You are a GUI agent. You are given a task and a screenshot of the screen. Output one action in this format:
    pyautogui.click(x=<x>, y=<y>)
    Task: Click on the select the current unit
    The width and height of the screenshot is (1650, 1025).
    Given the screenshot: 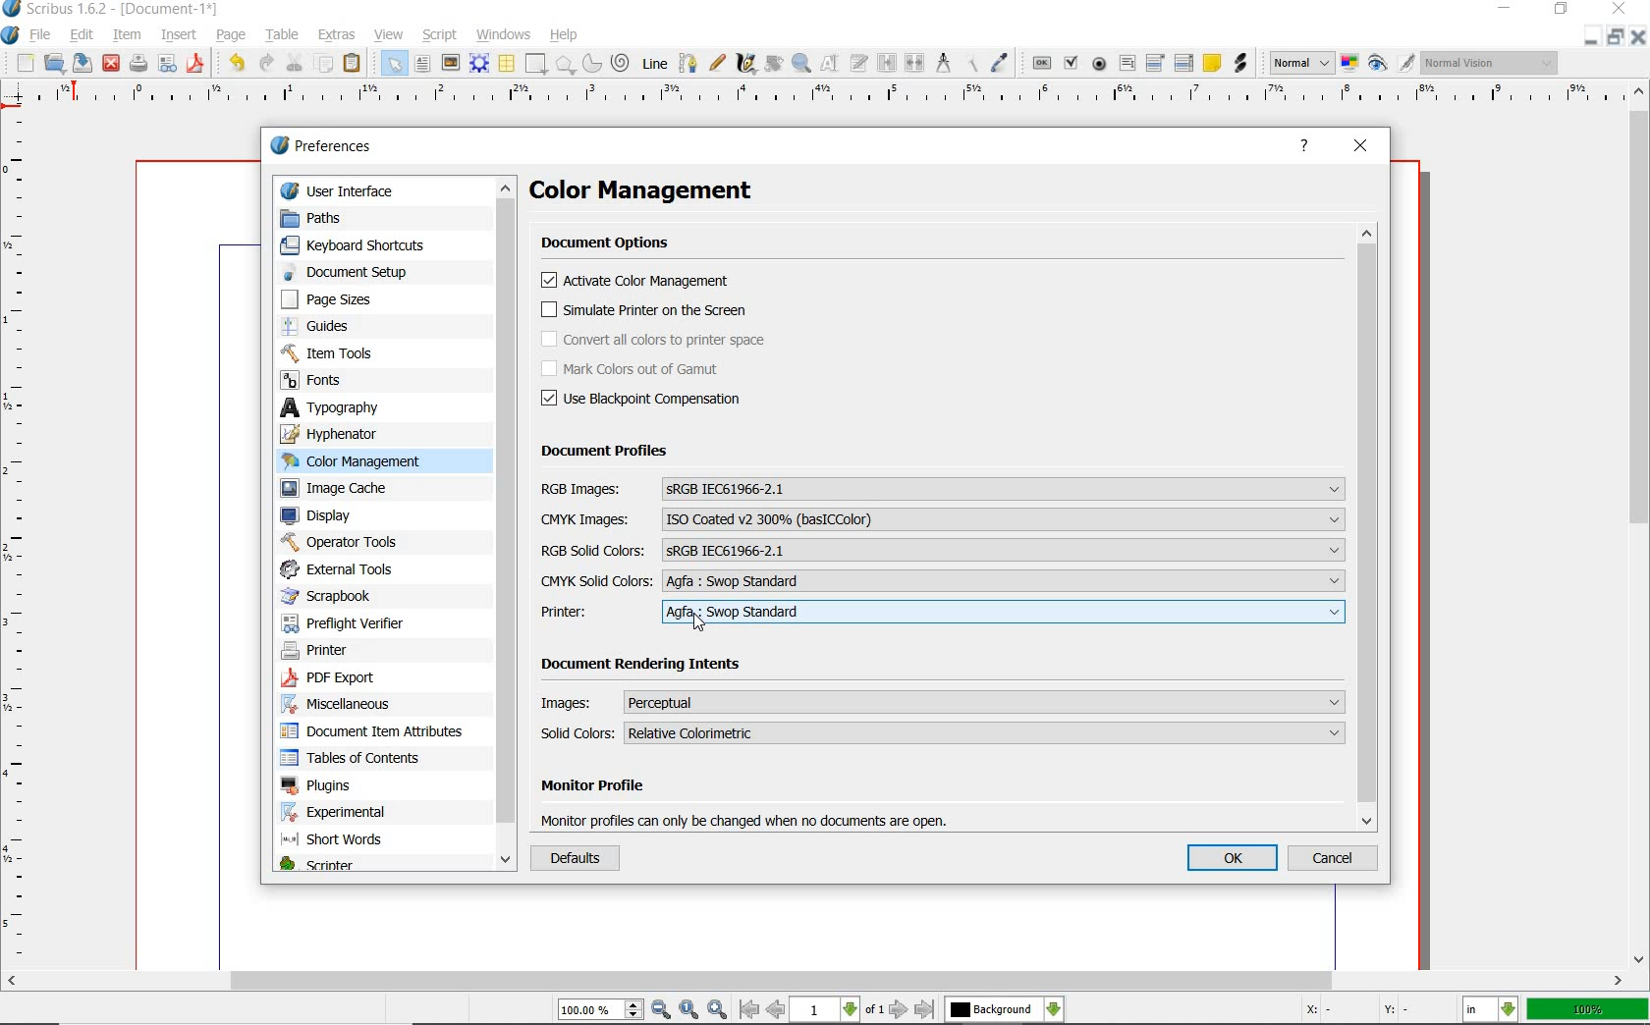 What is the action you would take?
    pyautogui.click(x=1492, y=1011)
    